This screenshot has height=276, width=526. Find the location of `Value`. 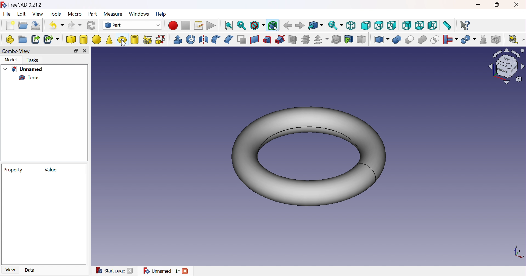

Value is located at coordinates (50, 169).